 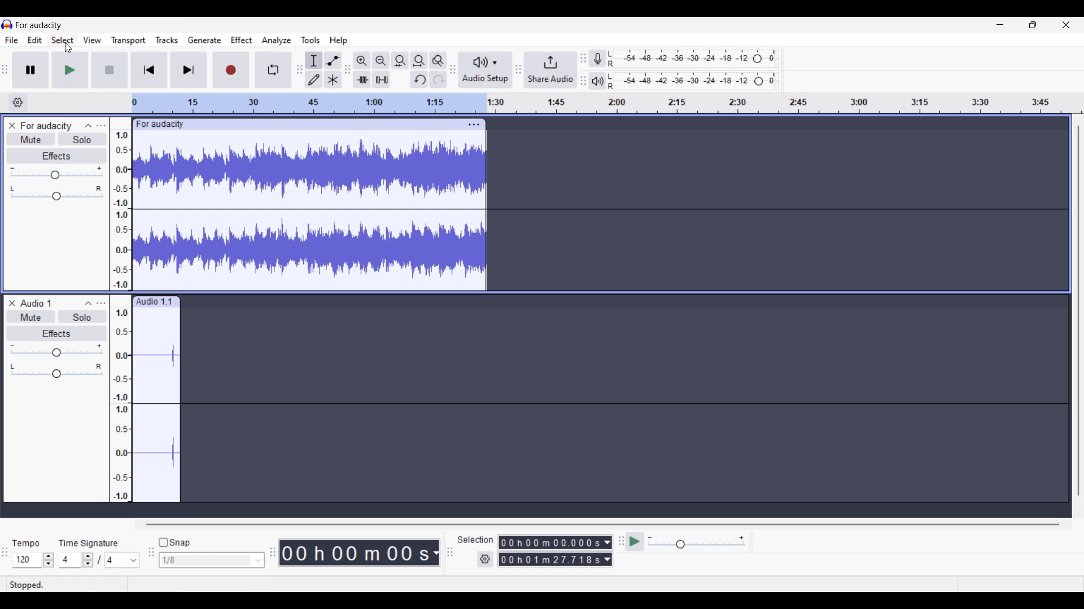 I want to click on Playback level, so click(x=694, y=82).